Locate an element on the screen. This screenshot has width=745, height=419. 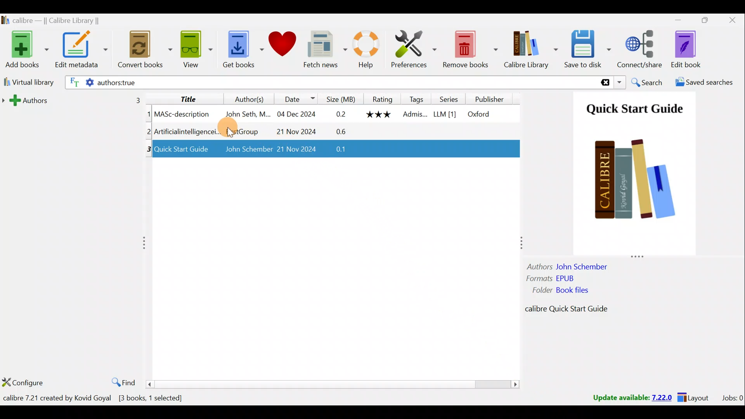
Donate is located at coordinates (279, 48).